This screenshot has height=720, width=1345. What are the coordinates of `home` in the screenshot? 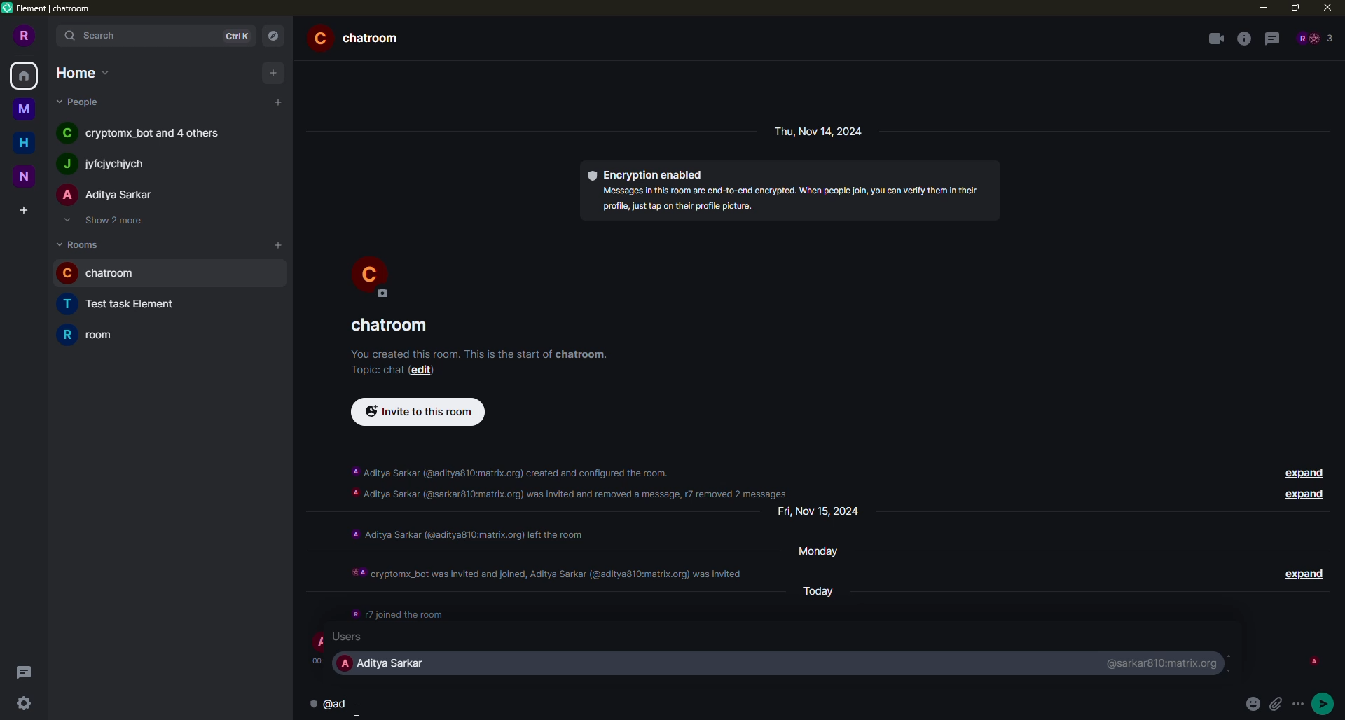 It's located at (25, 74).